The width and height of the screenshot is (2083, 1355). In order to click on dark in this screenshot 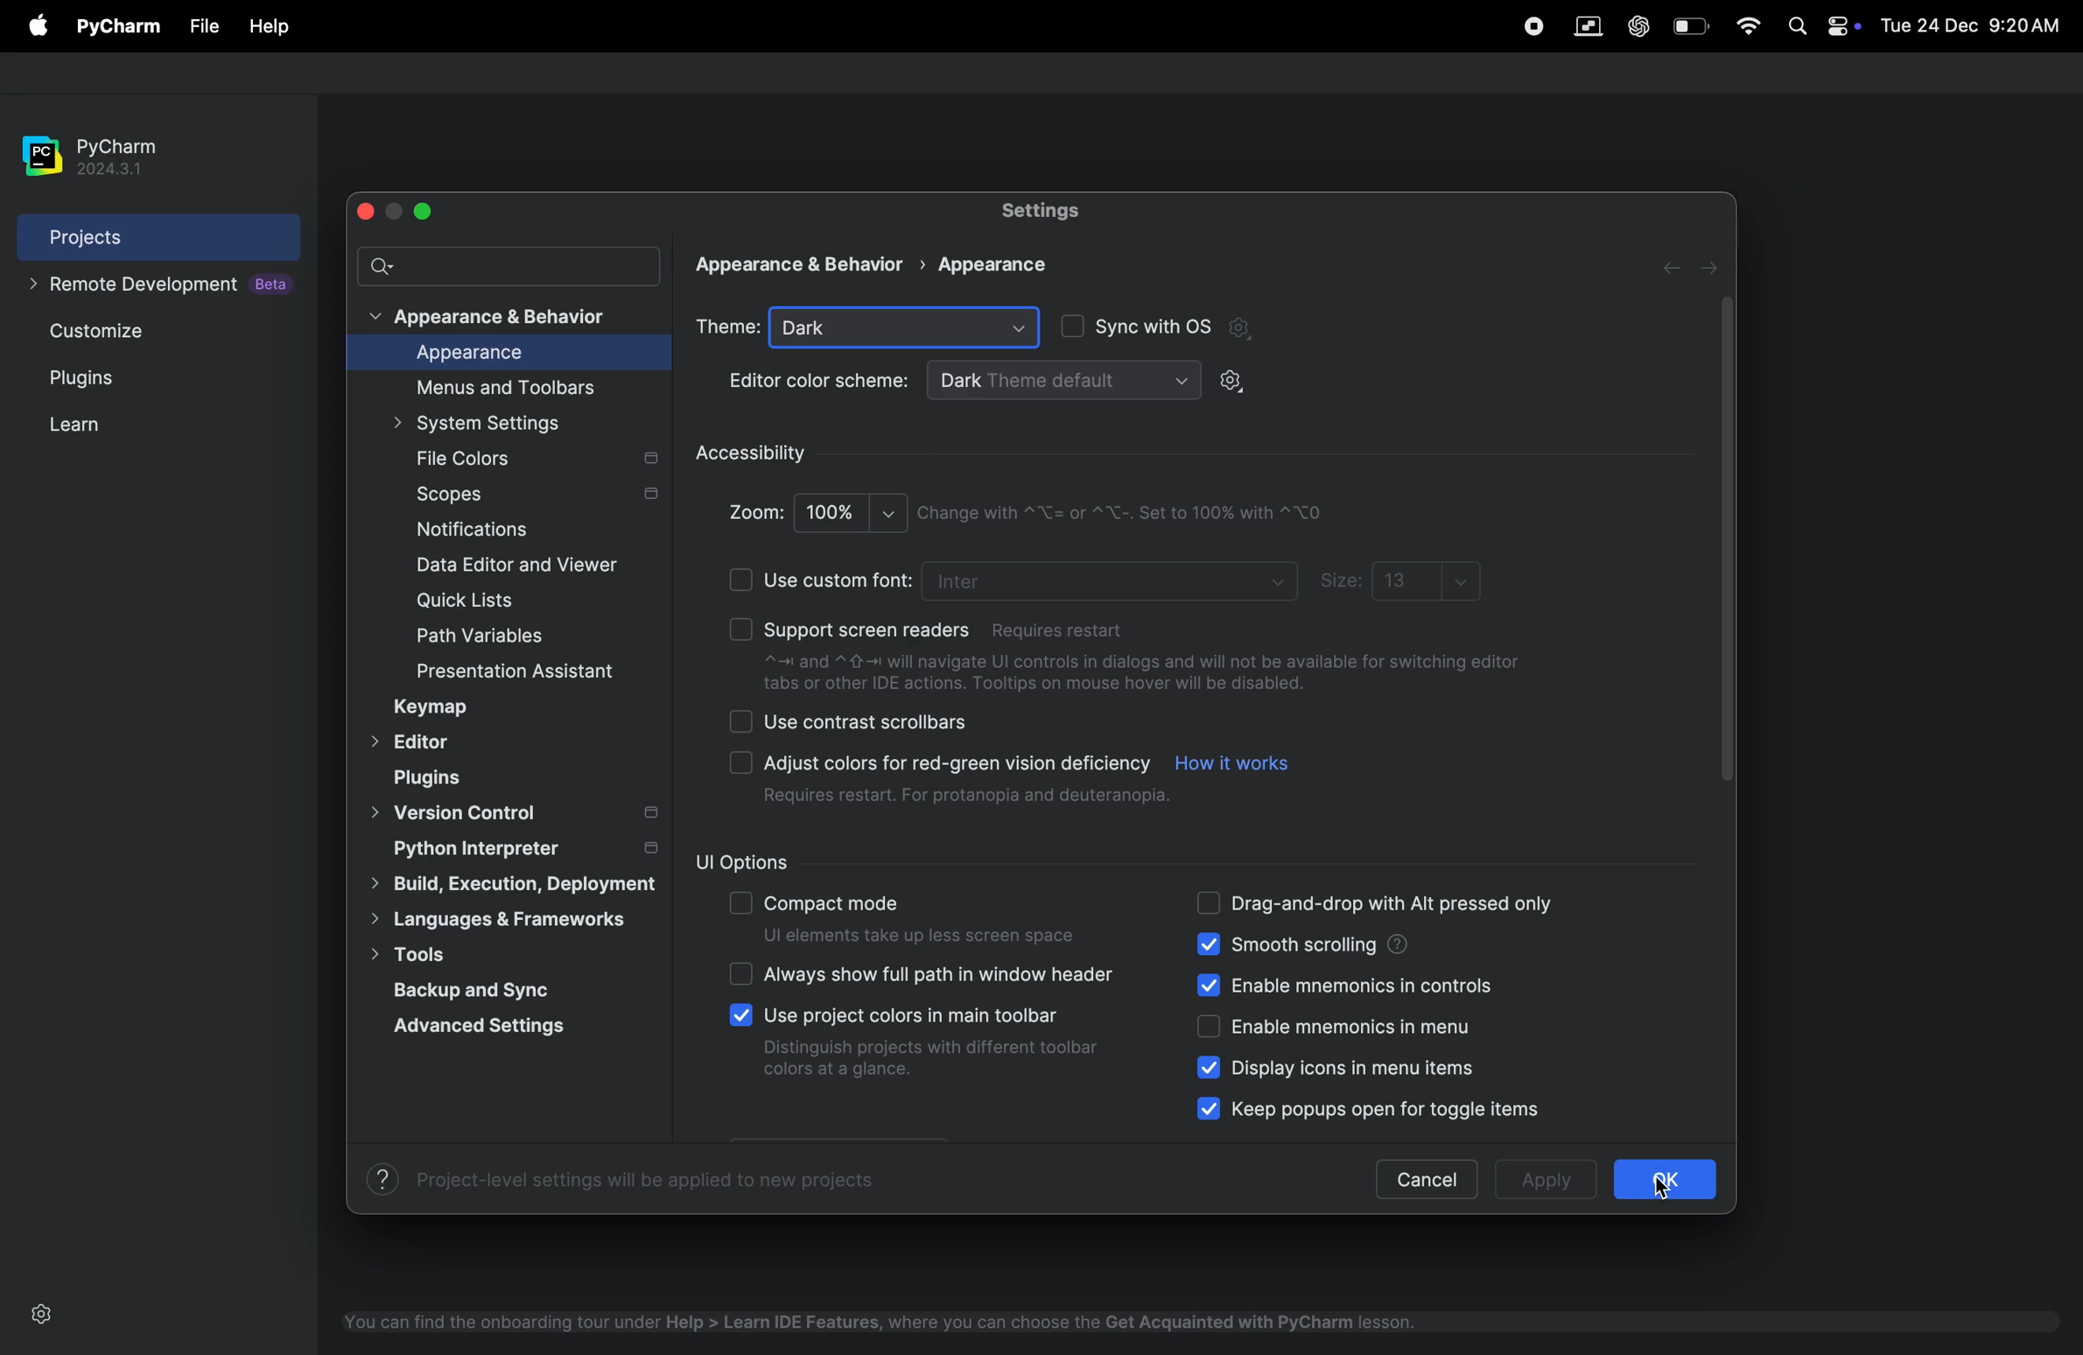, I will do `click(905, 328)`.